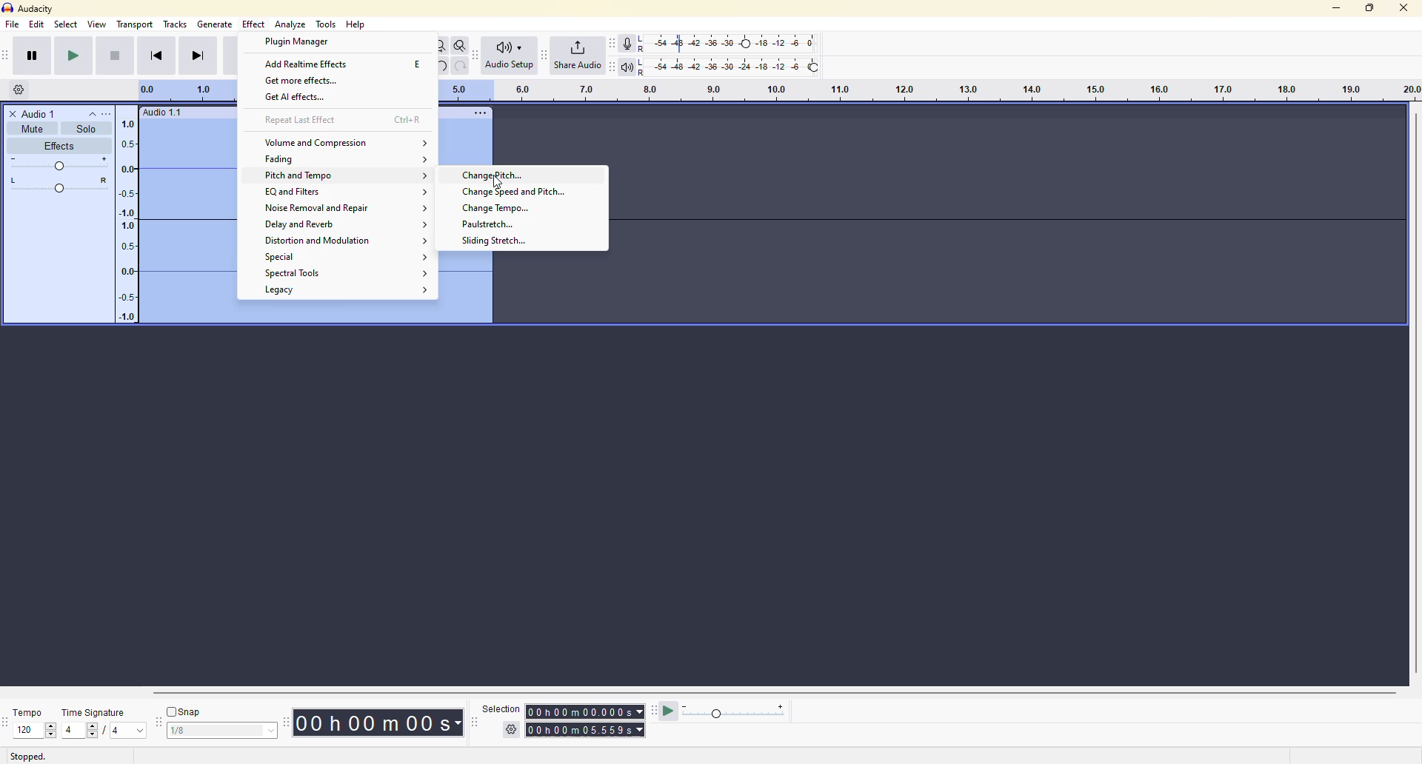 Image resolution: width=1422 pixels, height=764 pixels. I want to click on time, so click(584, 729).